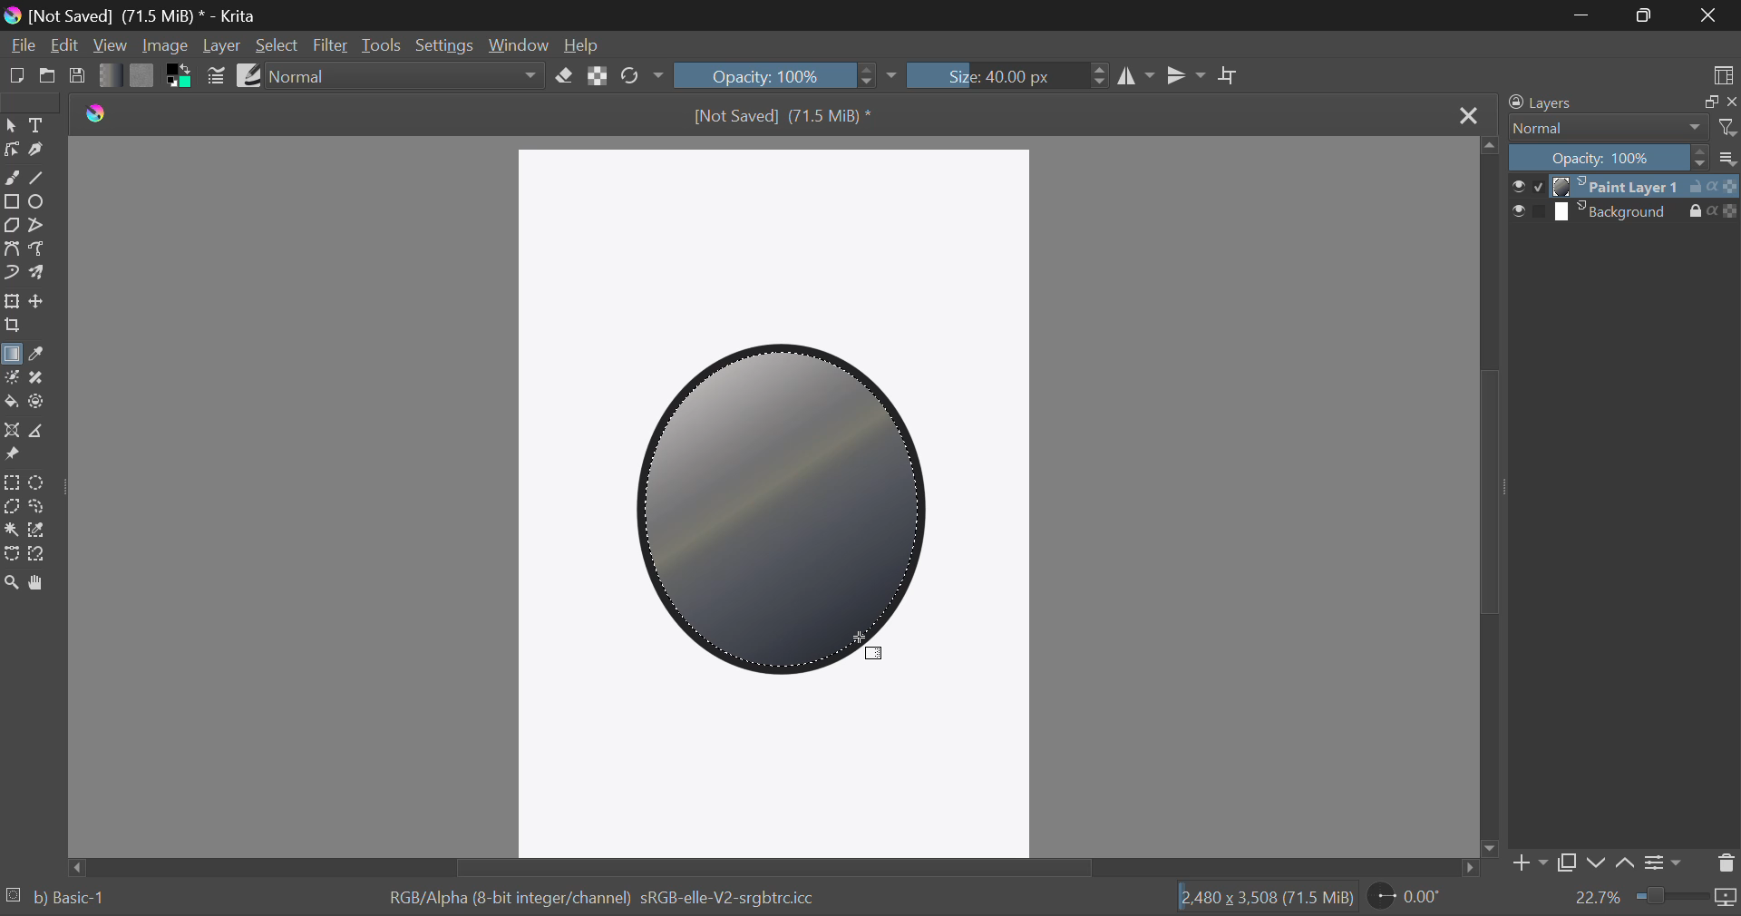  I want to click on Edit Shapes, so click(11, 151).